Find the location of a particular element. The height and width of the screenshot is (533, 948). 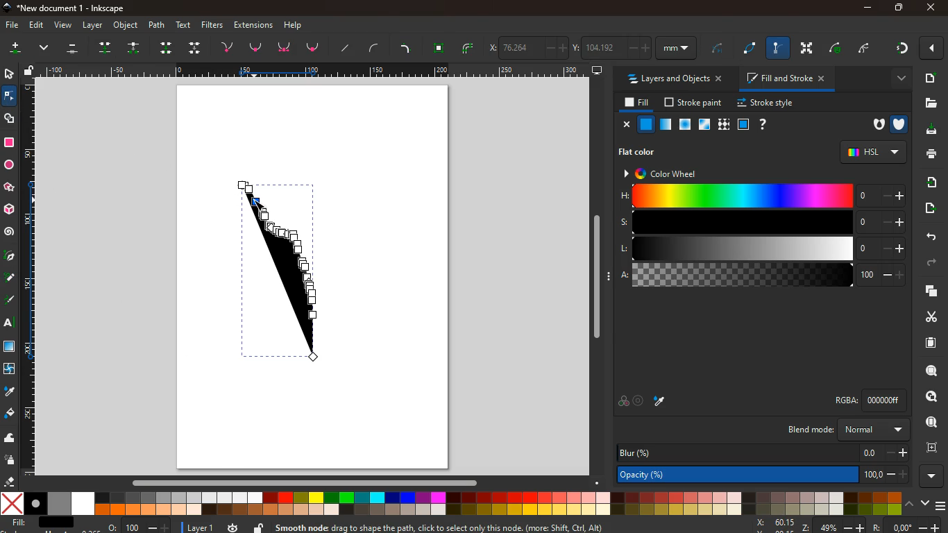

hole is located at coordinates (876, 126).